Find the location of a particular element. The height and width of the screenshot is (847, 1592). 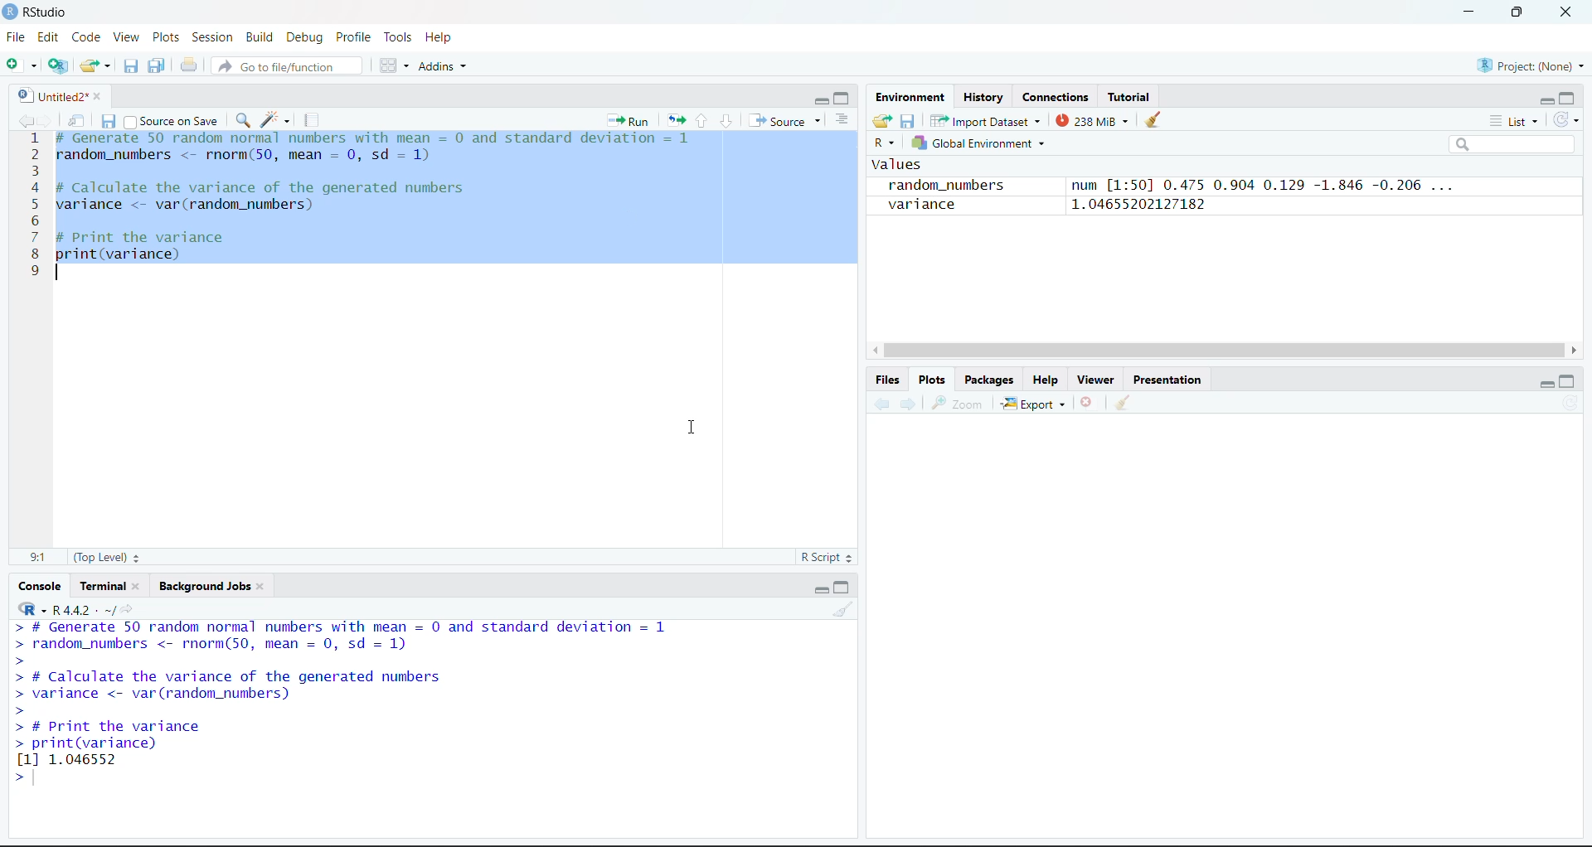

File is located at coordinates (17, 37).